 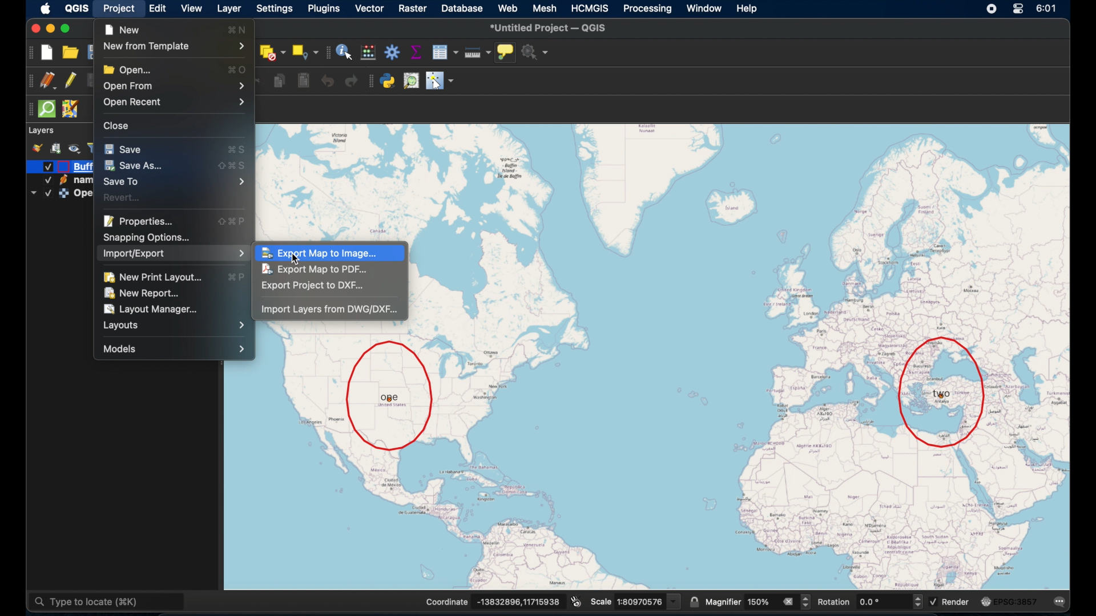 I want to click on cursor, so click(x=299, y=261).